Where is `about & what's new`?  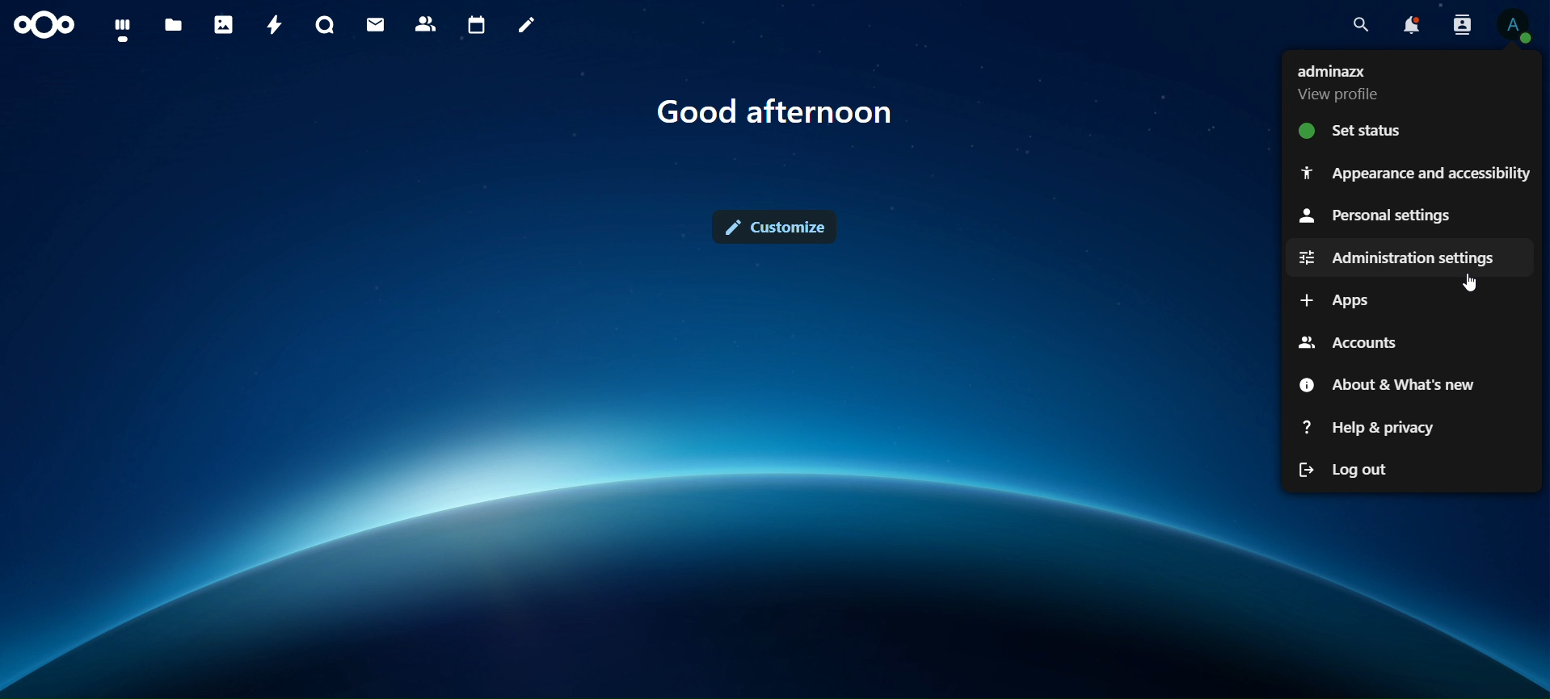
about & what's new is located at coordinates (1384, 386).